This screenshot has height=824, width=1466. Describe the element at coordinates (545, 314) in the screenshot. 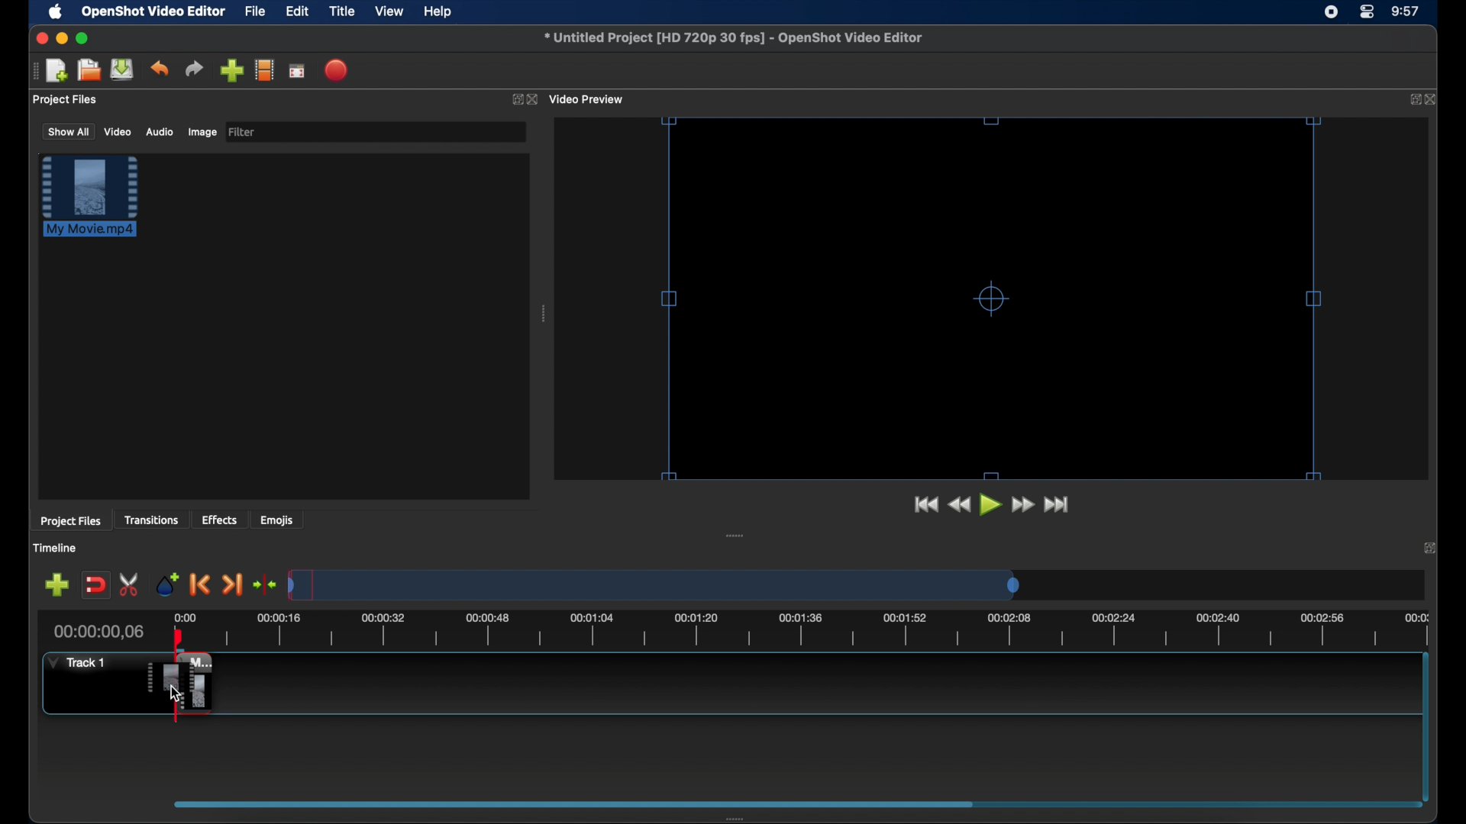

I see `drag handle` at that location.